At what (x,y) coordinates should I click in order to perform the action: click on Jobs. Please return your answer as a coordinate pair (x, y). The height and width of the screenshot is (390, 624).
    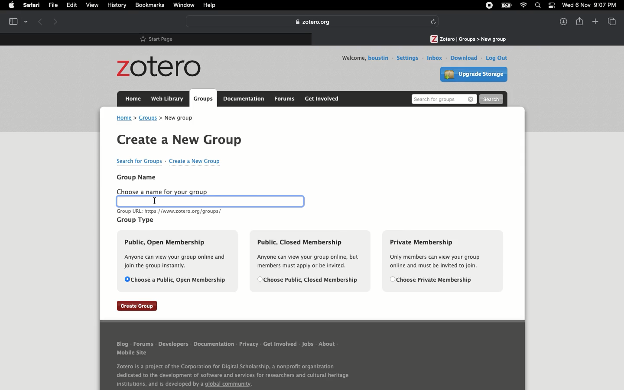
    Looking at the image, I should click on (308, 344).